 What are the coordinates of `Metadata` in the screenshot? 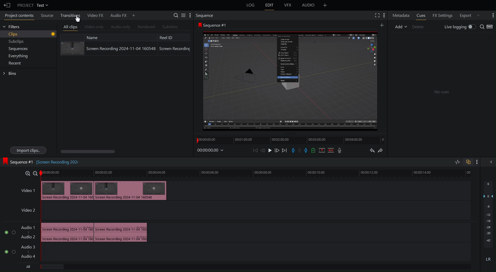 It's located at (401, 15).